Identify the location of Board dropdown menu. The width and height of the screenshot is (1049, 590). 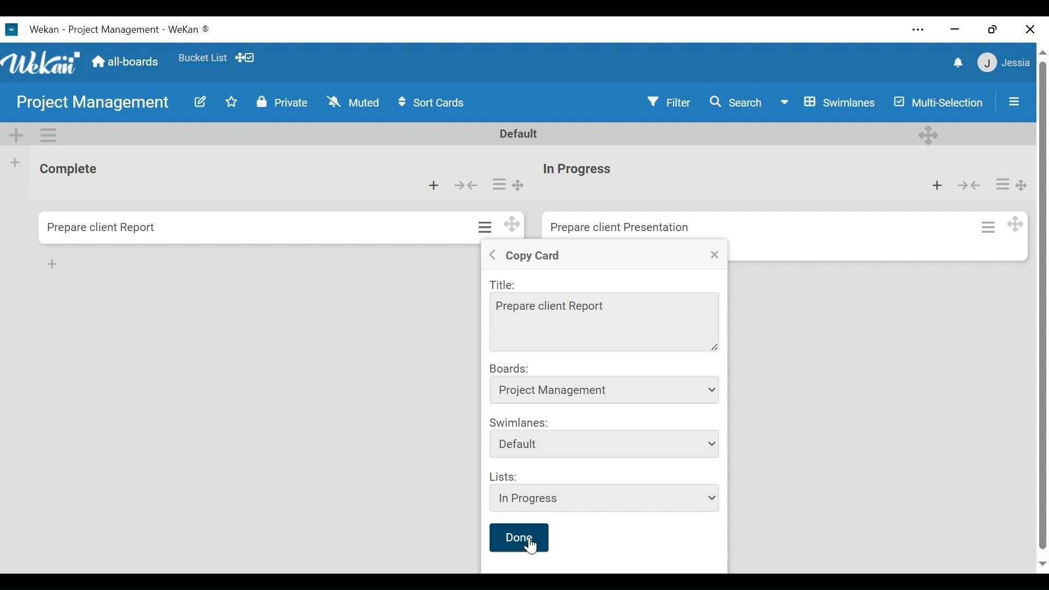
(604, 389).